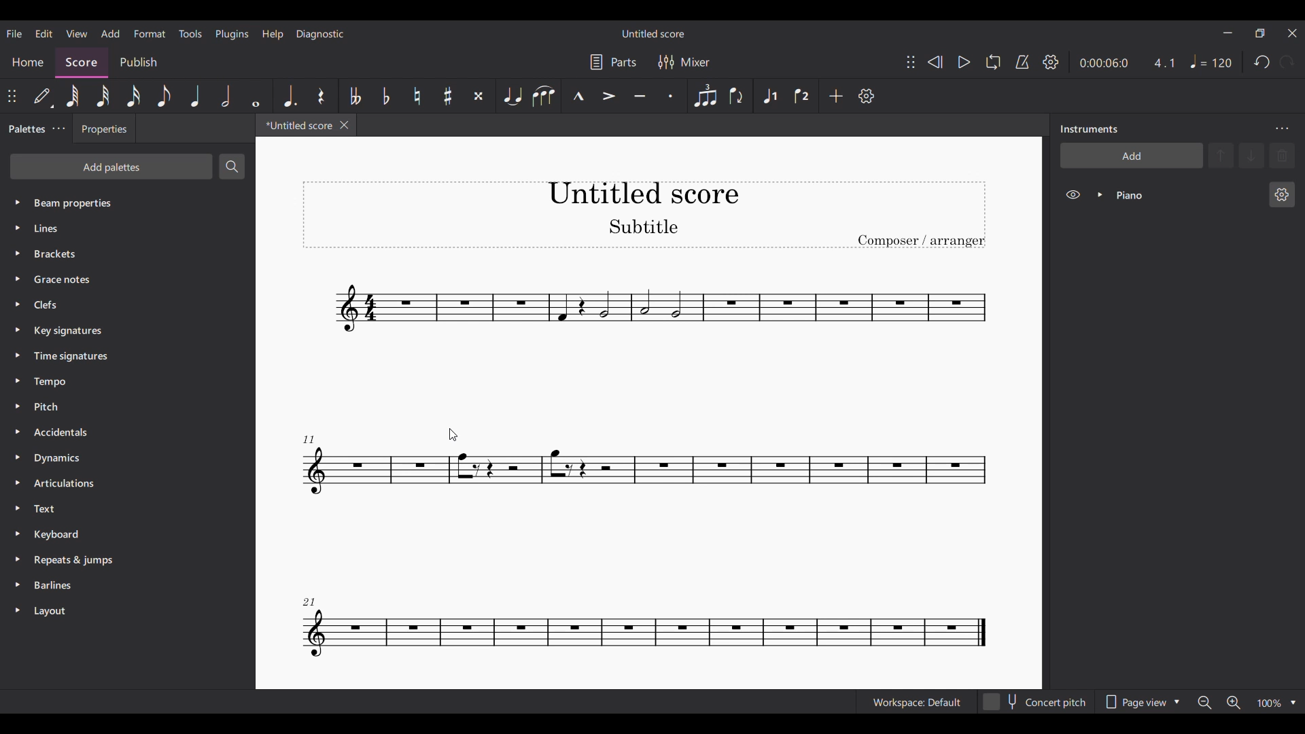  I want to click on Keyboard, so click(117, 534).